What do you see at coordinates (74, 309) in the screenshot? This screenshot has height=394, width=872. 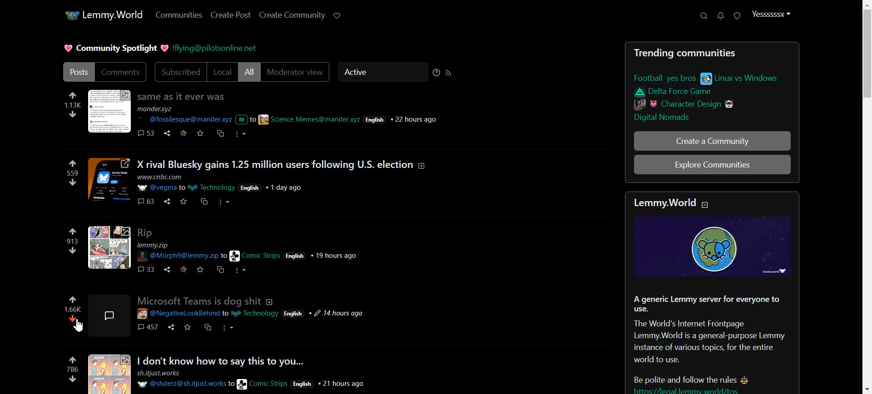 I see `Display vote` at bounding box center [74, 309].